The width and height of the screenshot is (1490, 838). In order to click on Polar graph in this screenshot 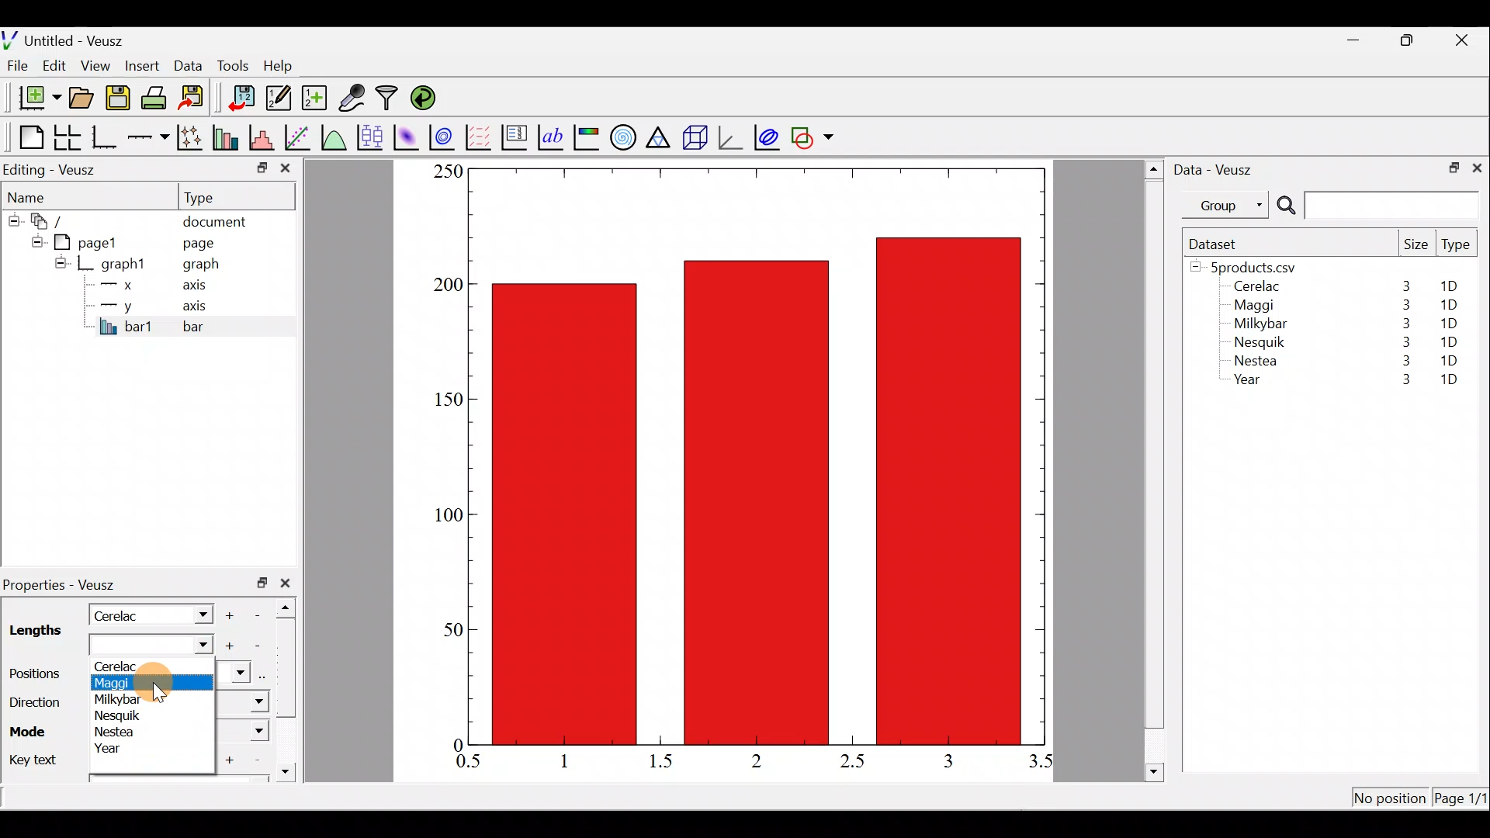, I will do `click(620, 135)`.